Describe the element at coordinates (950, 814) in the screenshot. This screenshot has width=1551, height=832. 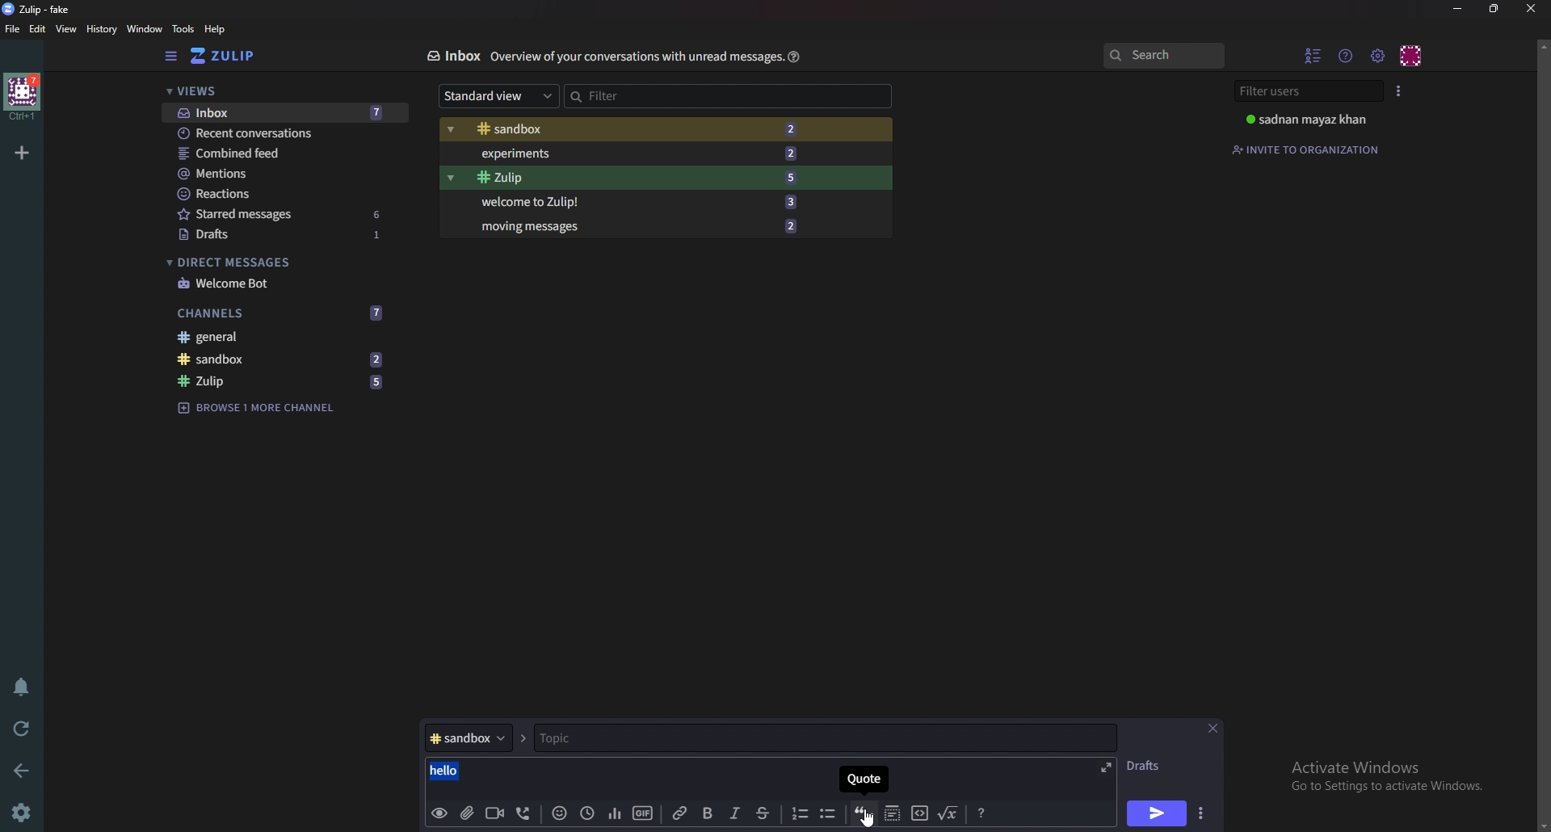
I see `Math` at that location.